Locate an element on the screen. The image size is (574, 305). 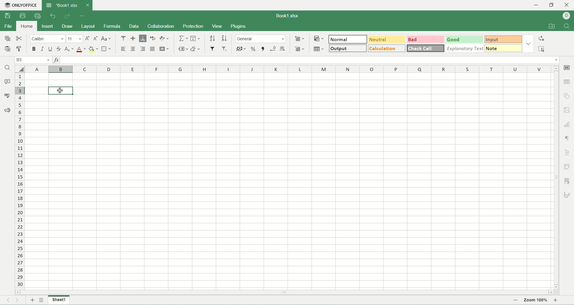
column name is located at coordinates (288, 70).